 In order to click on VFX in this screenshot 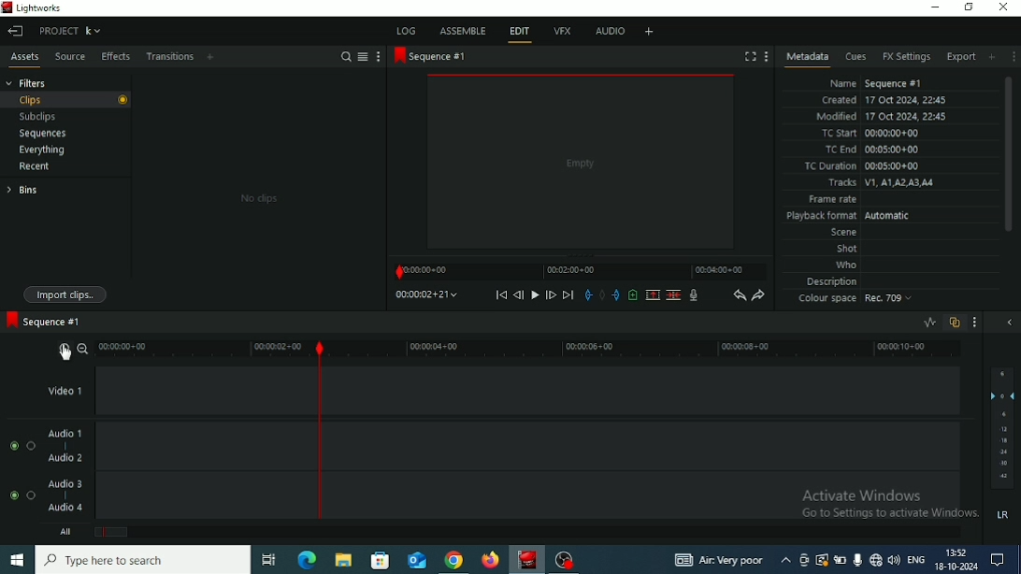, I will do `click(564, 30)`.